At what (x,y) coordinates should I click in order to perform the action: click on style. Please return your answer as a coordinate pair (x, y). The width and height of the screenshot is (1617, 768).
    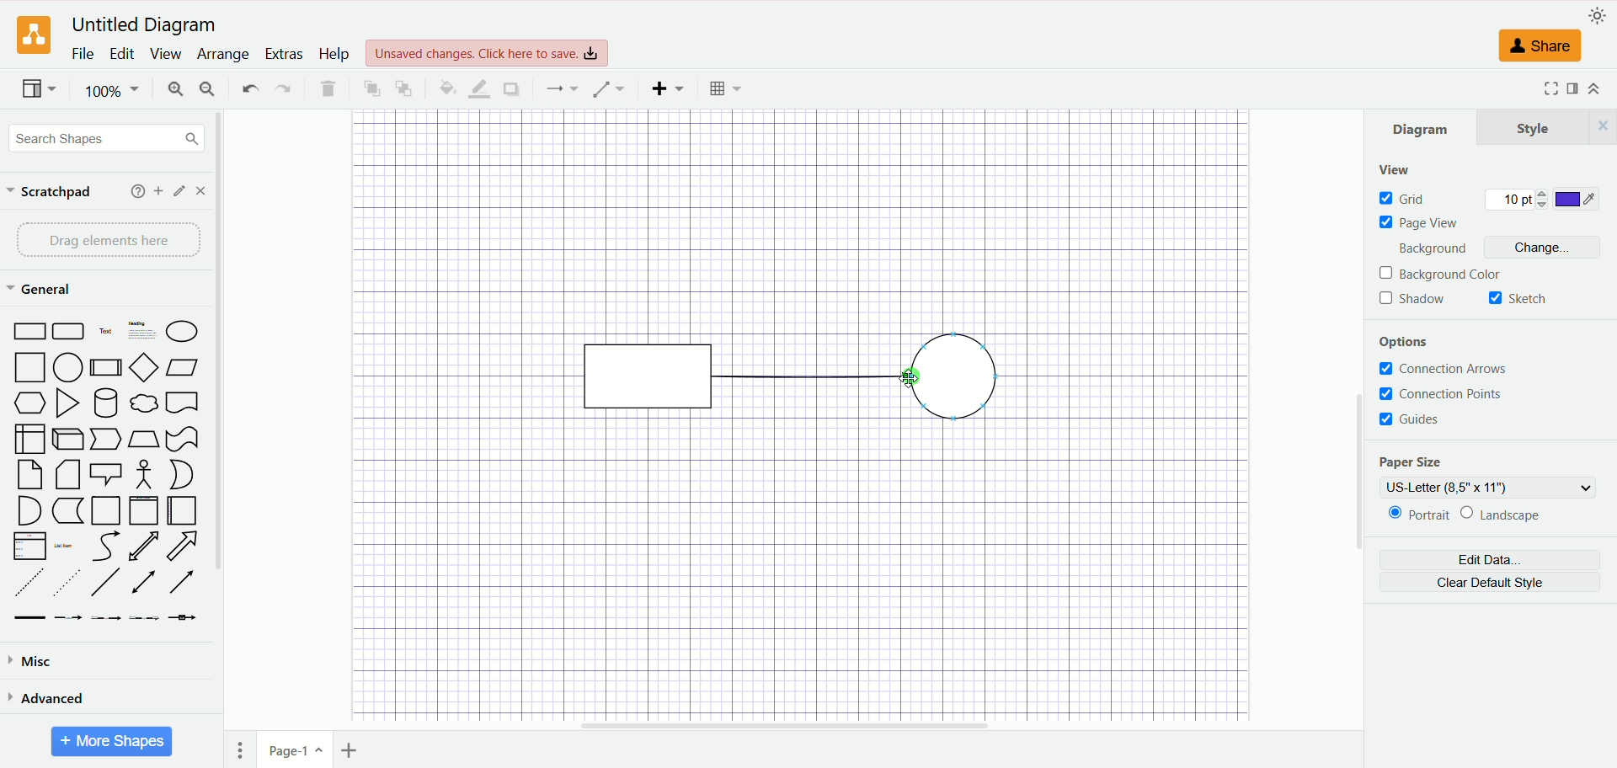
    Looking at the image, I should click on (1547, 126).